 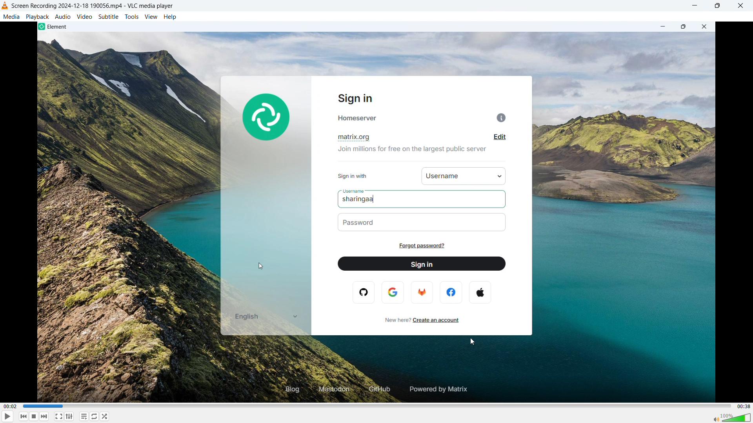 What do you see at coordinates (84, 17) in the screenshot?
I see `Video ` at bounding box center [84, 17].